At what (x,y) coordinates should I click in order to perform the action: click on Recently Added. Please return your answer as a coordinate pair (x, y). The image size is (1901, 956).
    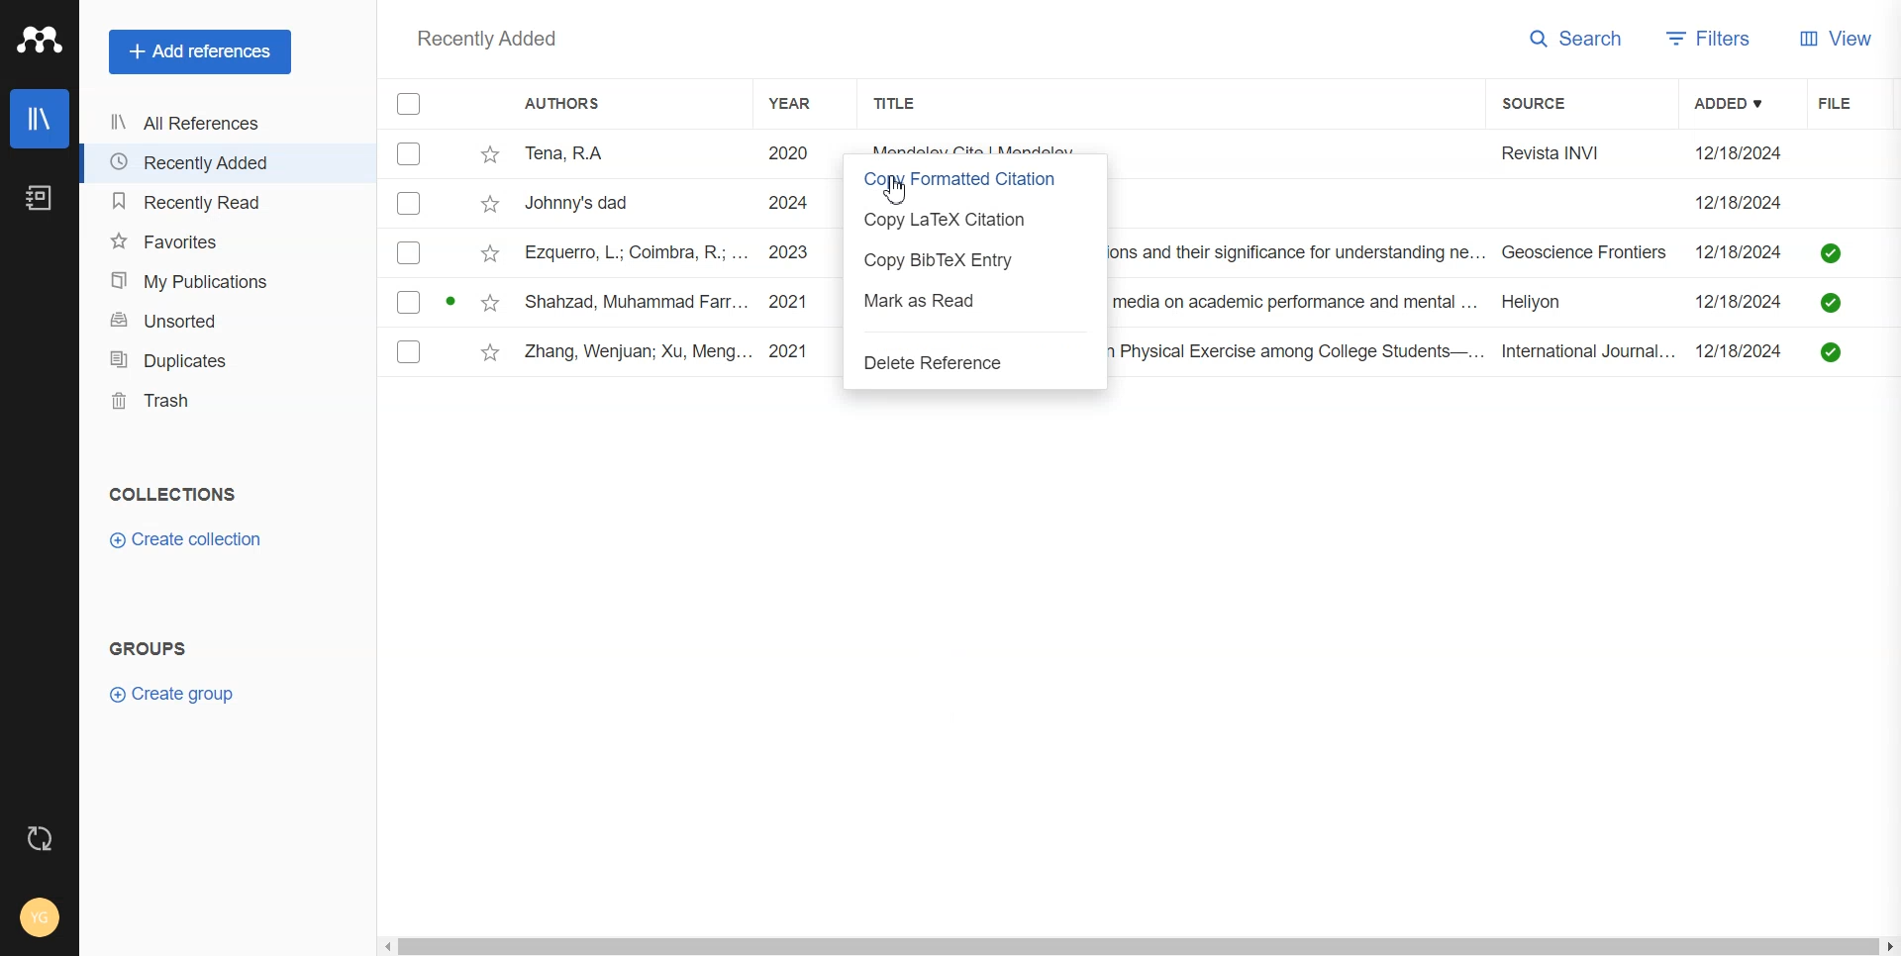
    Looking at the image, I should click on (223, 162).